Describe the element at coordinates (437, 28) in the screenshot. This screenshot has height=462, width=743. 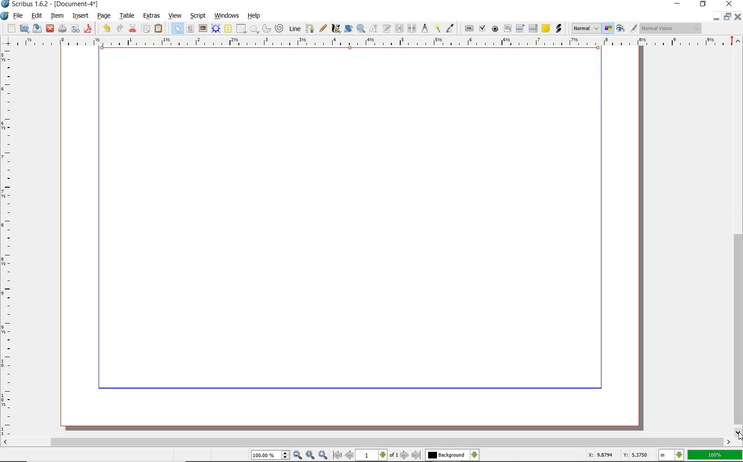
I see `copy item properties` at that location.